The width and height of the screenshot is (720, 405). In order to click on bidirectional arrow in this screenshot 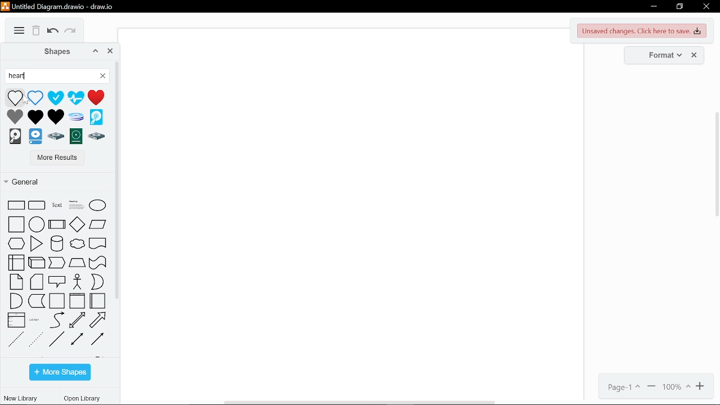, I will do `click(78, 320)`.